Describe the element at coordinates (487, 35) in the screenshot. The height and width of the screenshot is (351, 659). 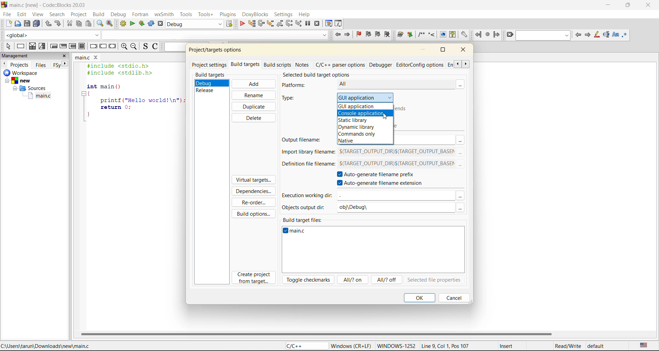
I see `last jump` at that location.